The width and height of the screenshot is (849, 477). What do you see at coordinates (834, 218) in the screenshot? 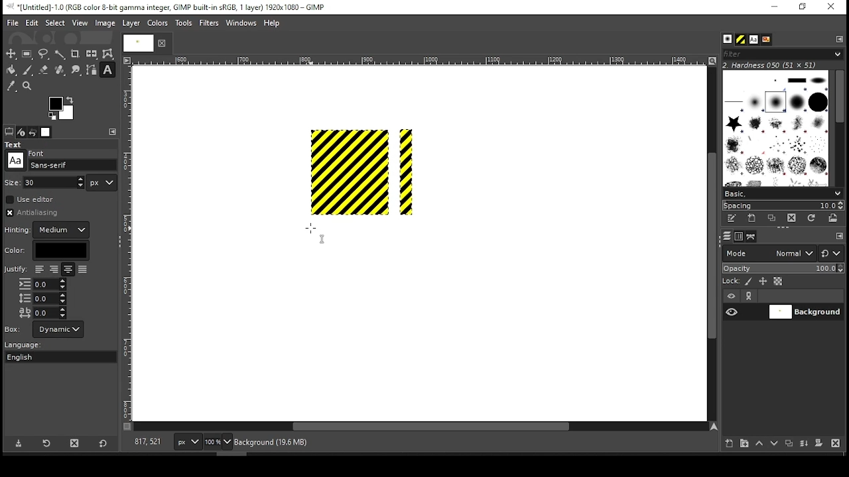
I see `open brush as image` at bounding box center [834, 218].